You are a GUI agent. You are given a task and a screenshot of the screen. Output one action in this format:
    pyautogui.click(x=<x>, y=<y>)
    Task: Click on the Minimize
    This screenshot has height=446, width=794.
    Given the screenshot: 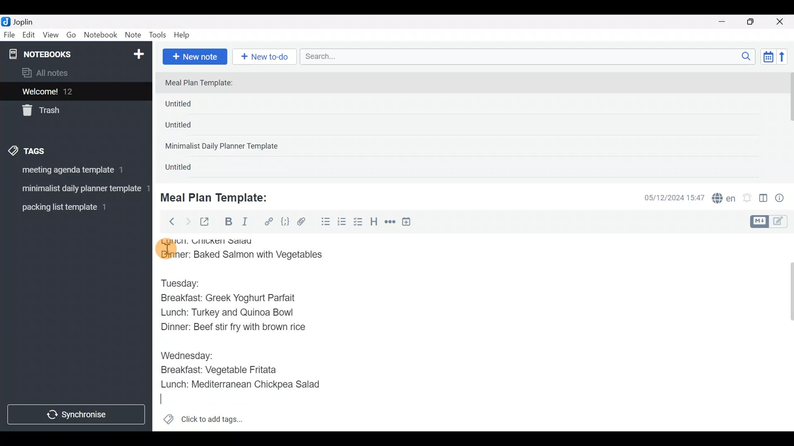 What is the action you would take?
    pyautogui.click(x=727, y=21)
    